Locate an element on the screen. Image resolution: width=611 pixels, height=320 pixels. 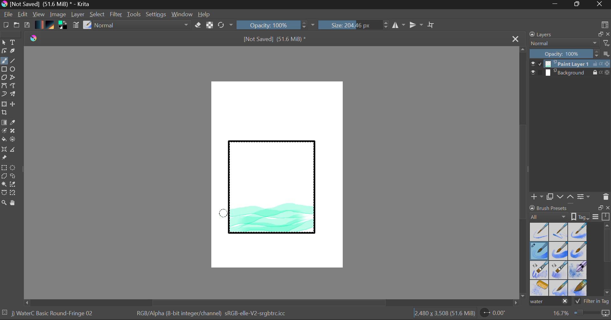
Color Information is located at coordinates (211, 314).